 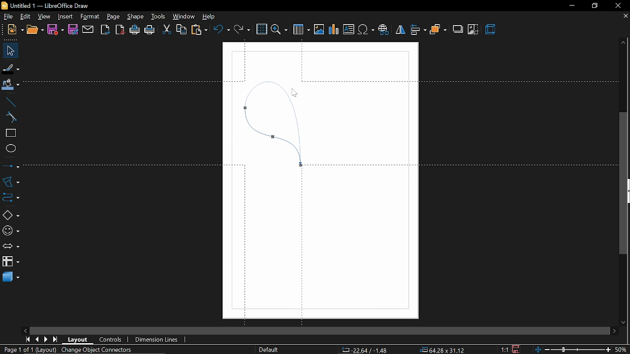 What do you see at coordinates (11, 166) in the screenshot?
I see `lines and arrows` at bounding box center [11, 166].